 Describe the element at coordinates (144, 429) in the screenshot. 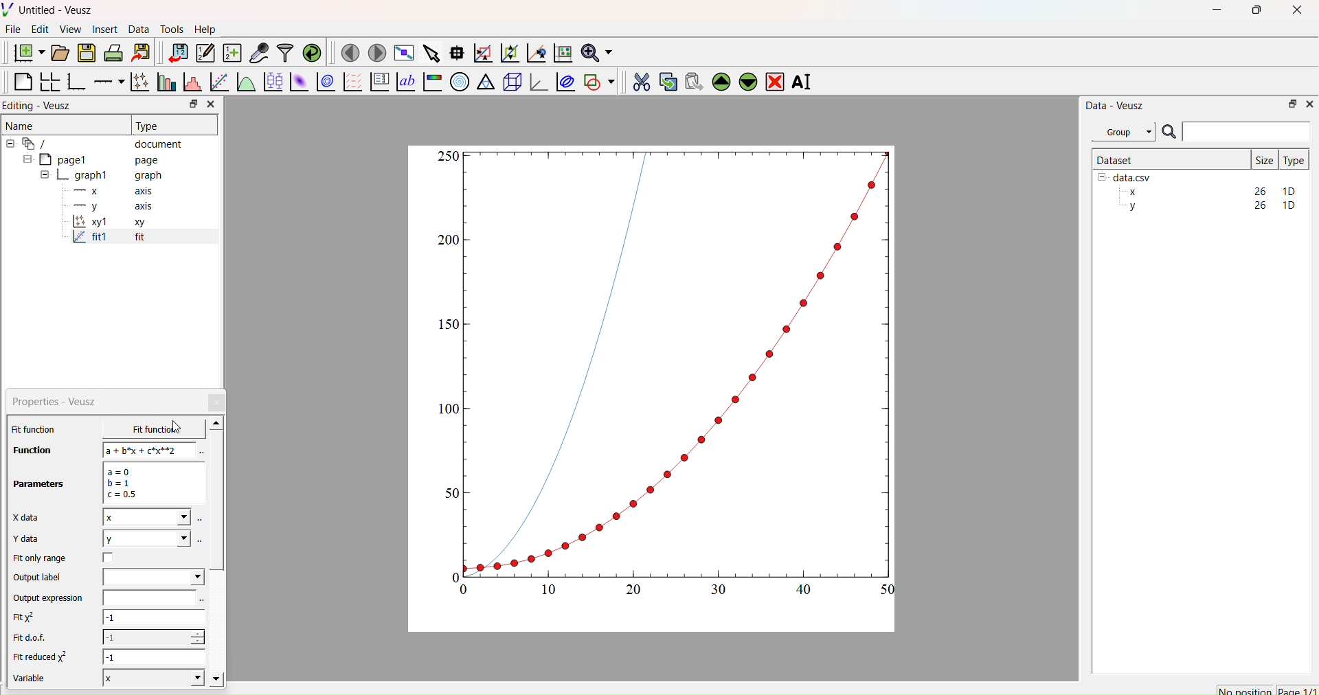

I see `x` at that location.